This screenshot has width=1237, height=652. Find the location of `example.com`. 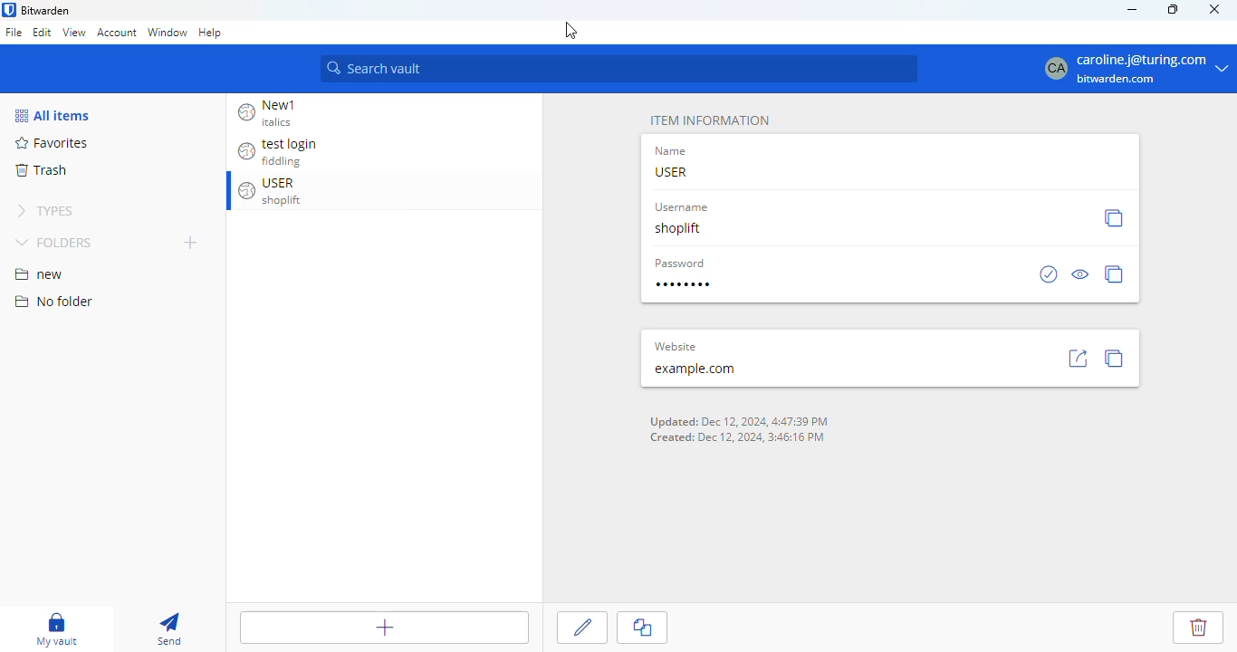

example.com is located at coordinates (694, 369).